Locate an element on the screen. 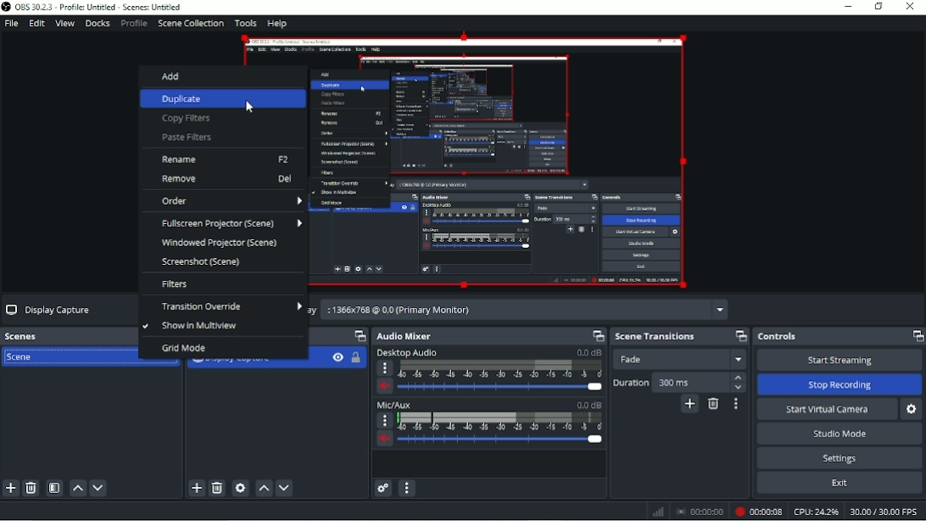 The height and width of the screenshot is (521, 926). Scale is located at coordinates (501, 368).